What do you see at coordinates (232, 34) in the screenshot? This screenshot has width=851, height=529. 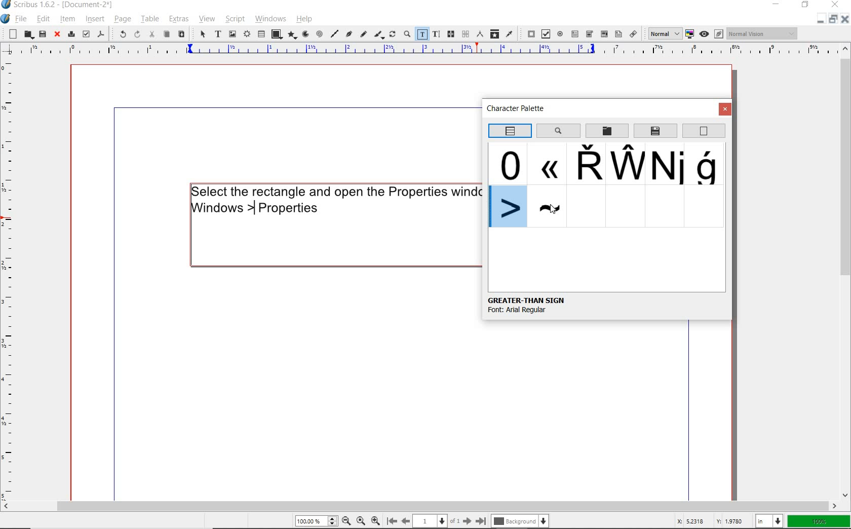 I see `image frame` at bounding box center [232, 34].